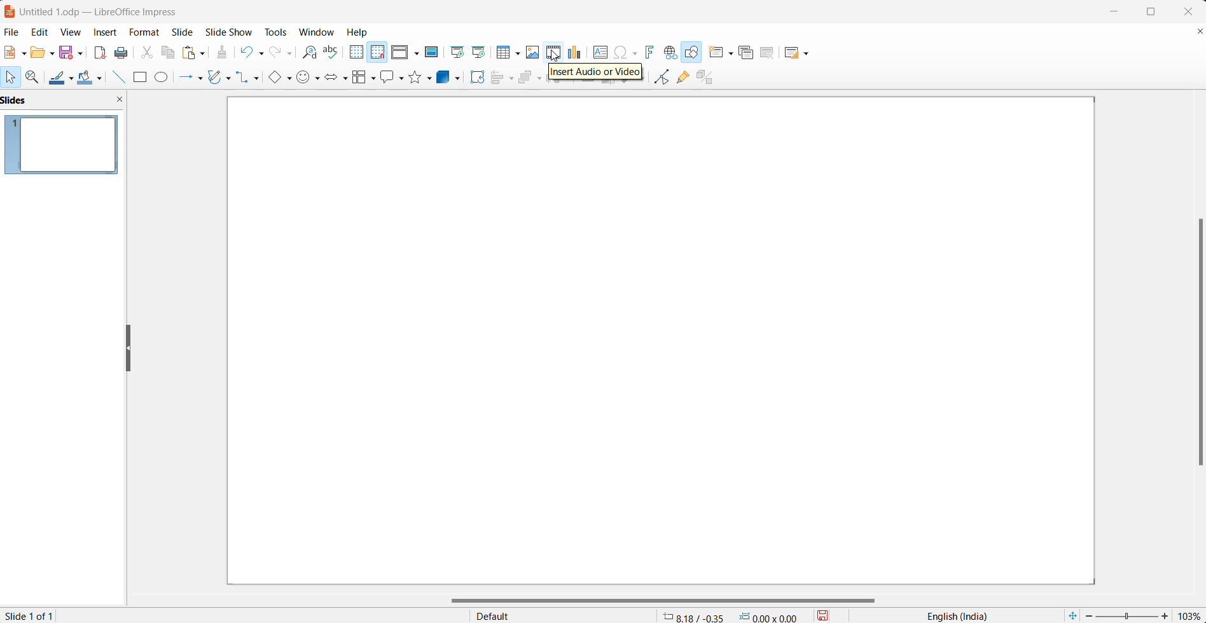 Image resolution: width=1206 pixels, height=623 pixels. What do you see at coordinates (274, 32) in the screenshot?
I see `tools` at bounding box center [274, 32].